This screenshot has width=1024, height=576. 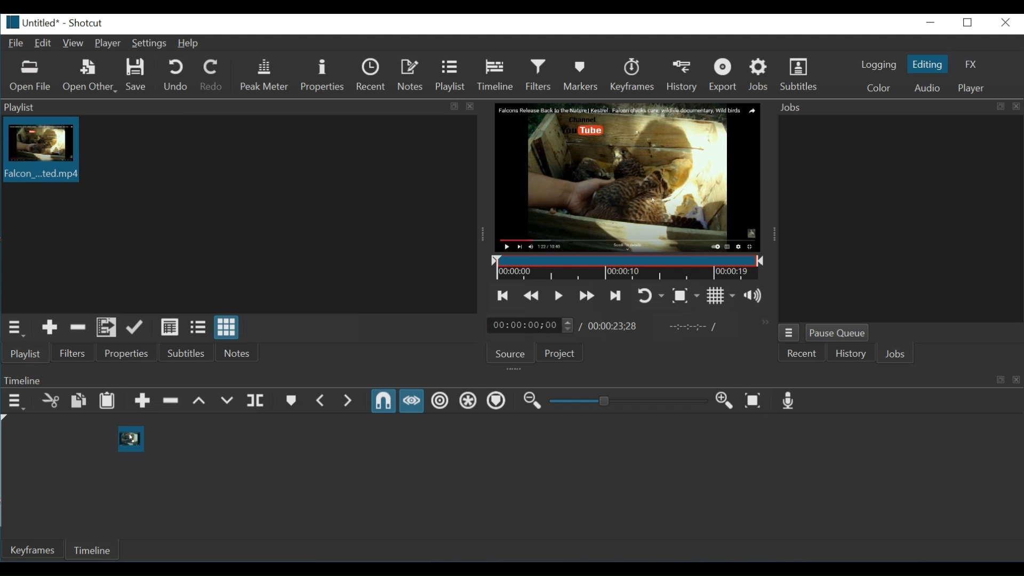 I want to click on Snap, so click(x=383, y=401).